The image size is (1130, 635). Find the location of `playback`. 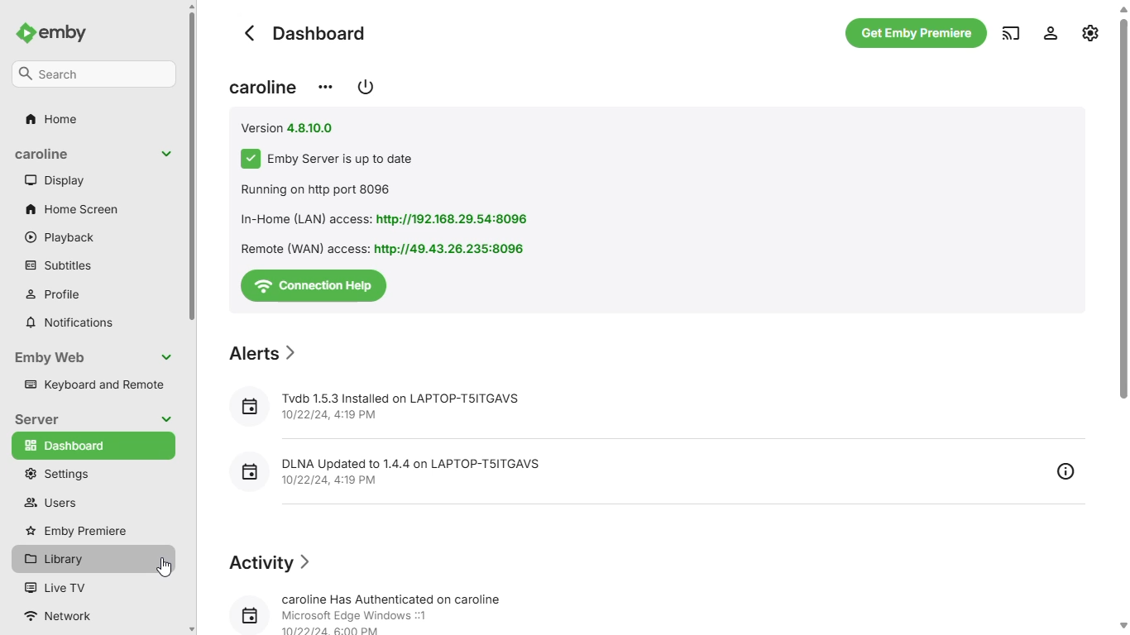

playback is located at coordinates (60, 238).